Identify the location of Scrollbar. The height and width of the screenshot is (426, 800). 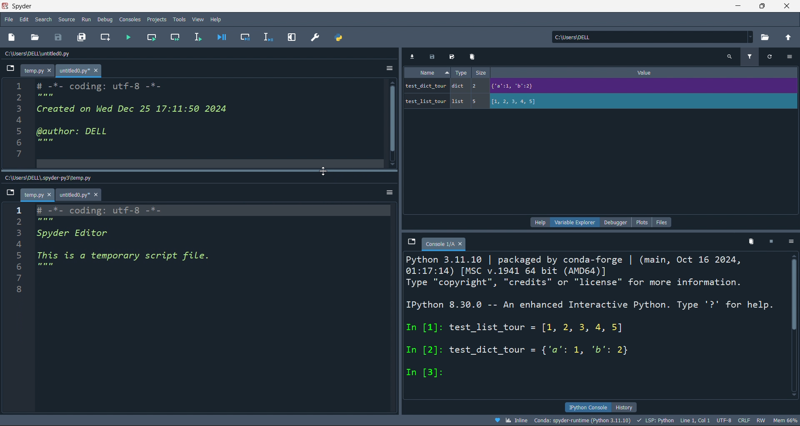
(795, 321).